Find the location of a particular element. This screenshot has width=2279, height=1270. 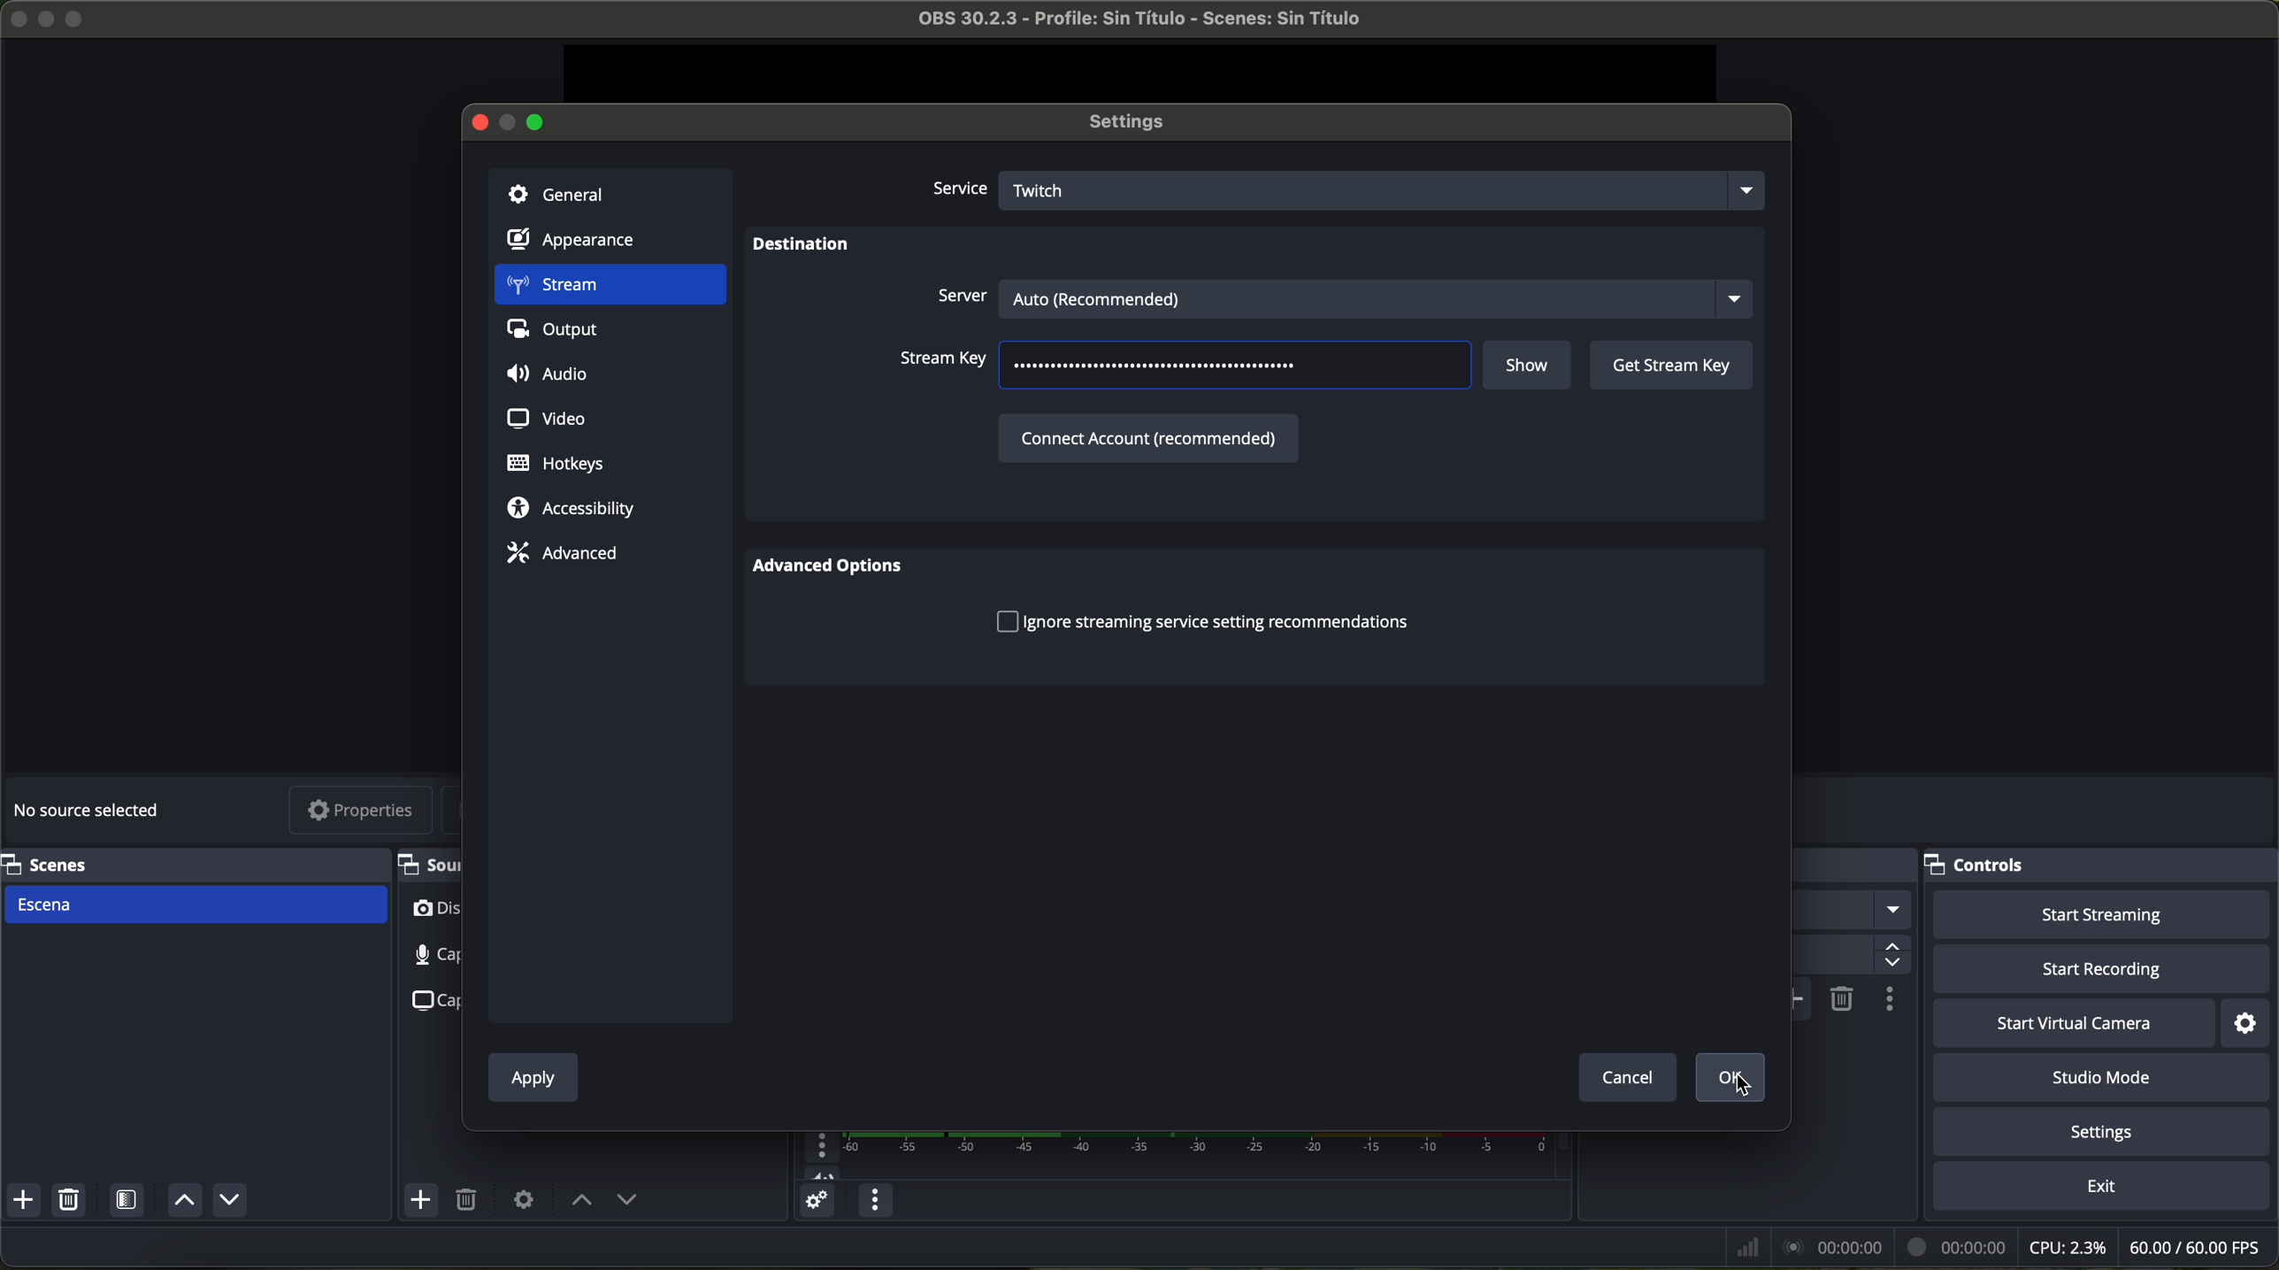

file name is located at coordinates (1124, 22).